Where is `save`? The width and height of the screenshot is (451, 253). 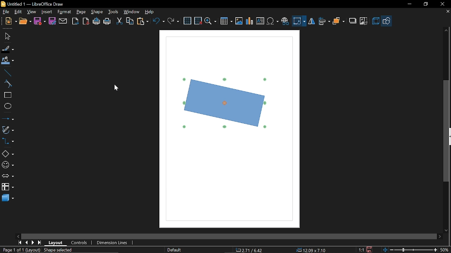
save is located at coordinates (370, 249).